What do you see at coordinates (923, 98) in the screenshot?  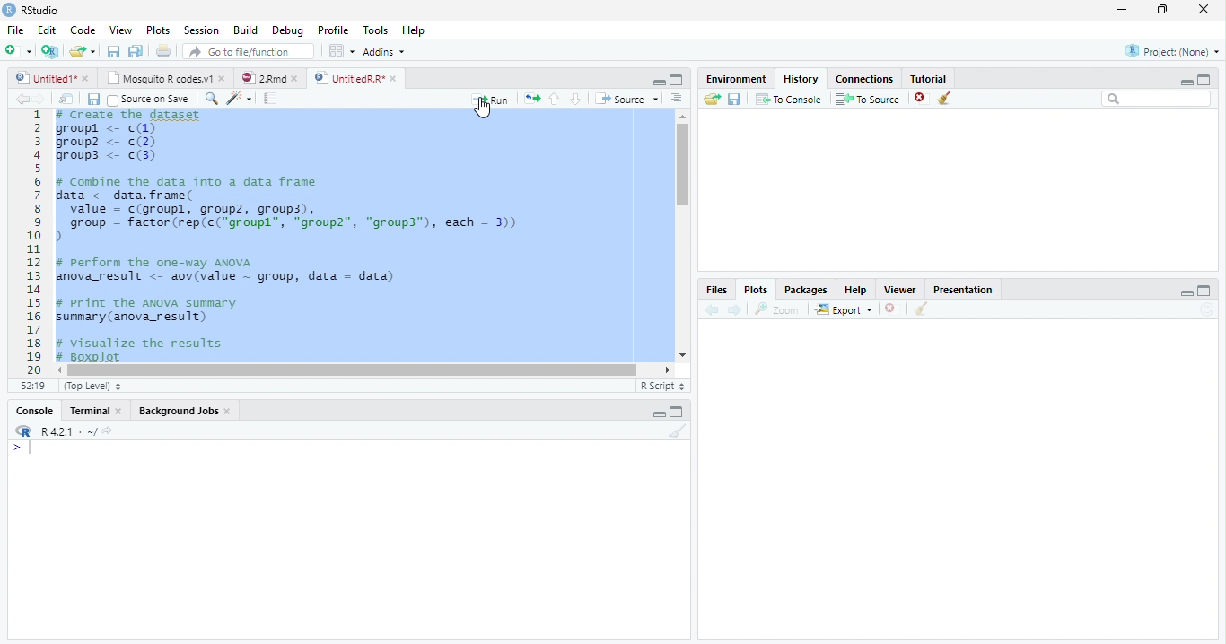 I see `Delete file` at bounding box center [923, 98].